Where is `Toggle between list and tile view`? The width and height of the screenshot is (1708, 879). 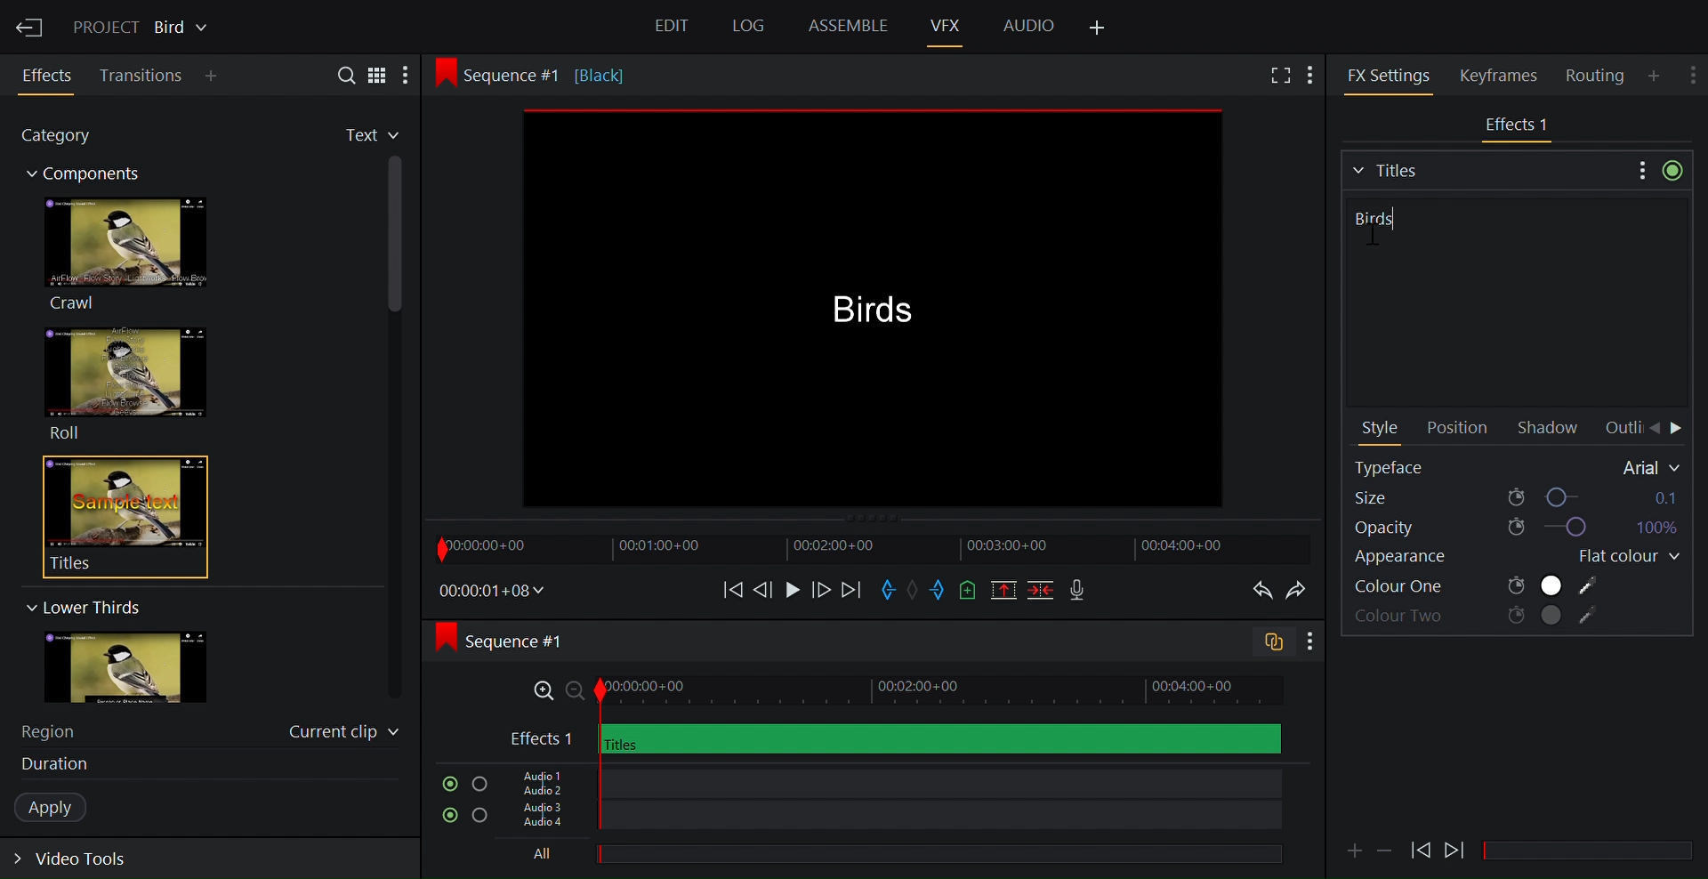 Toggle between list and tile view is located at coordinates (378, 74).